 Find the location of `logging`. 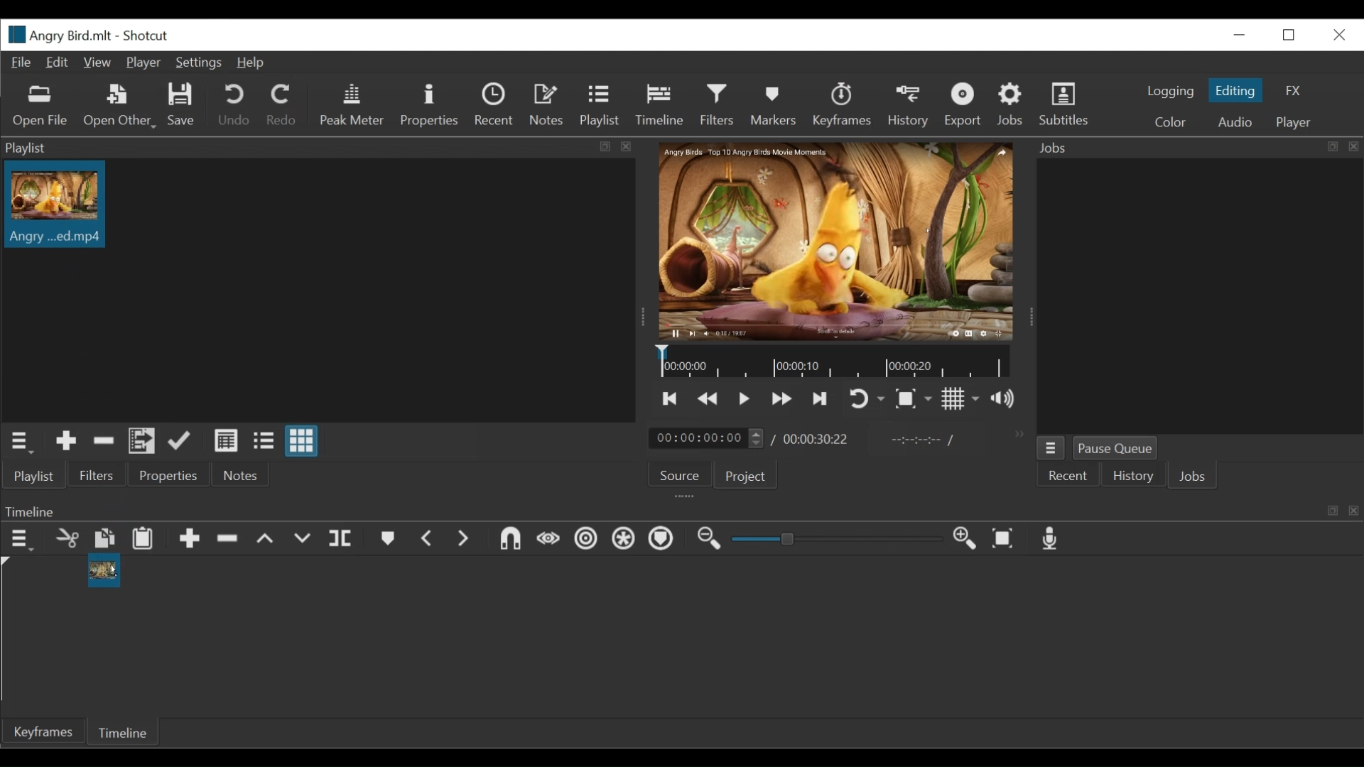

logging is located at coordinates (1169, 93).